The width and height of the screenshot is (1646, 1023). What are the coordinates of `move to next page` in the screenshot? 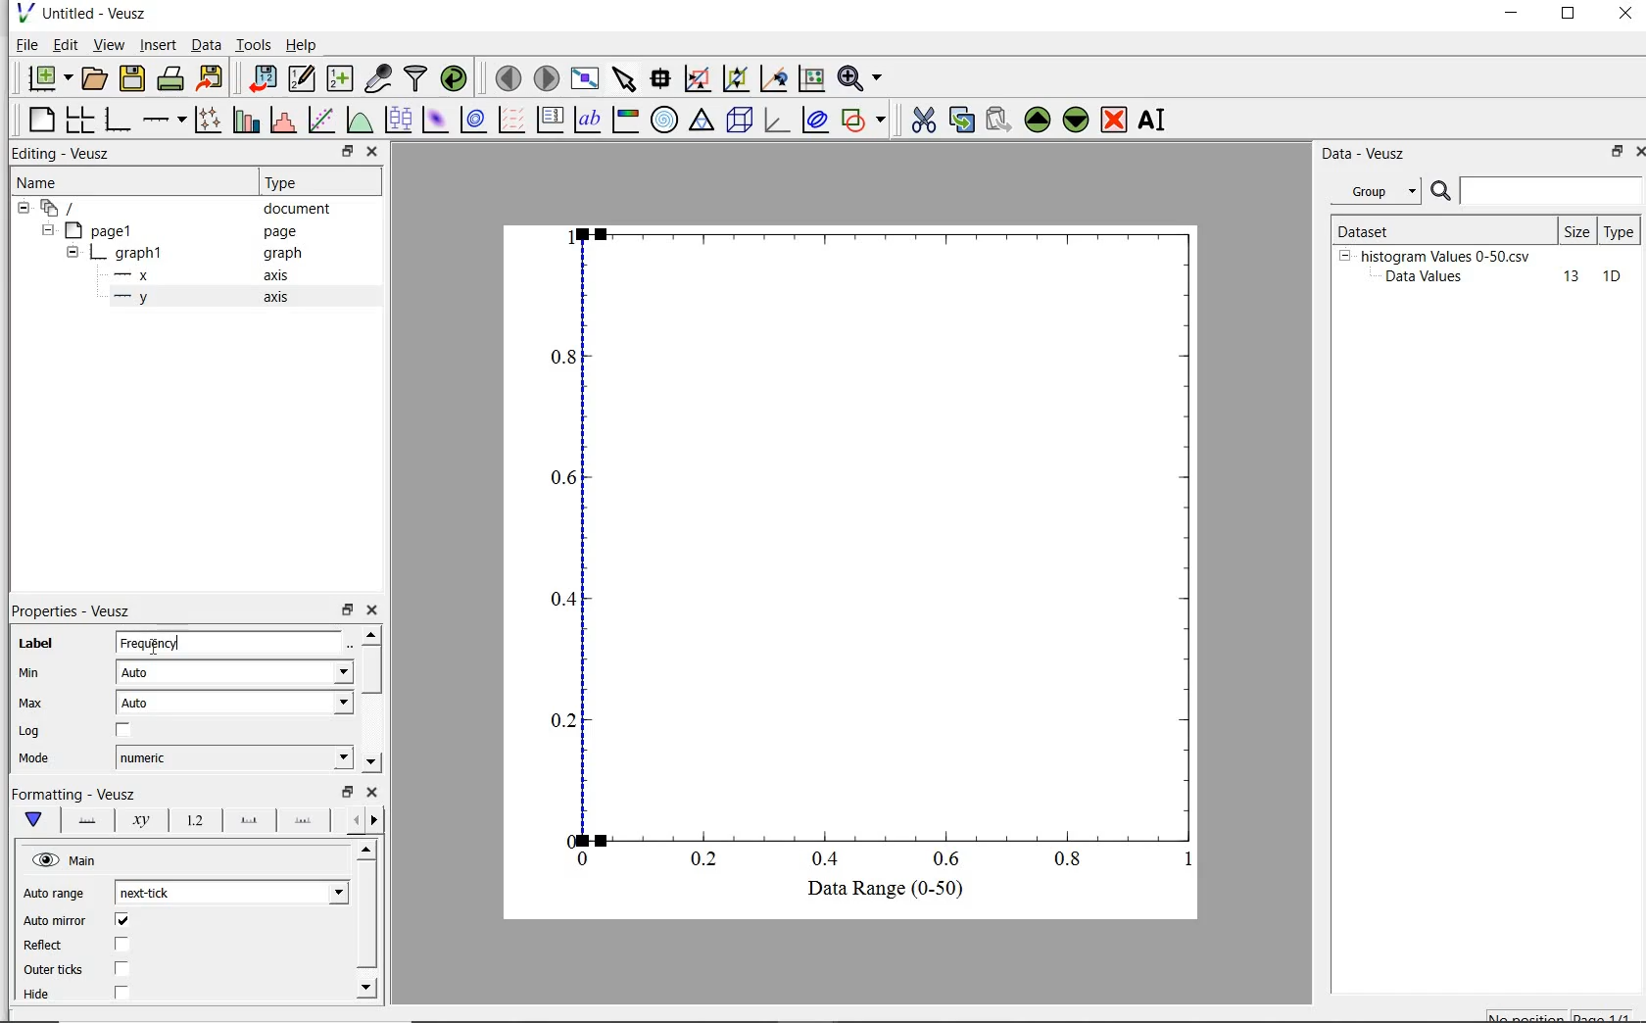 It's located at (548, 77).